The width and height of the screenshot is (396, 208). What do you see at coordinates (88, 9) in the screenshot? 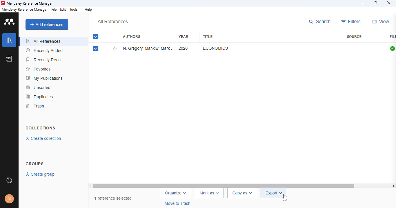
I see `help` at bounding box center [88, 9].